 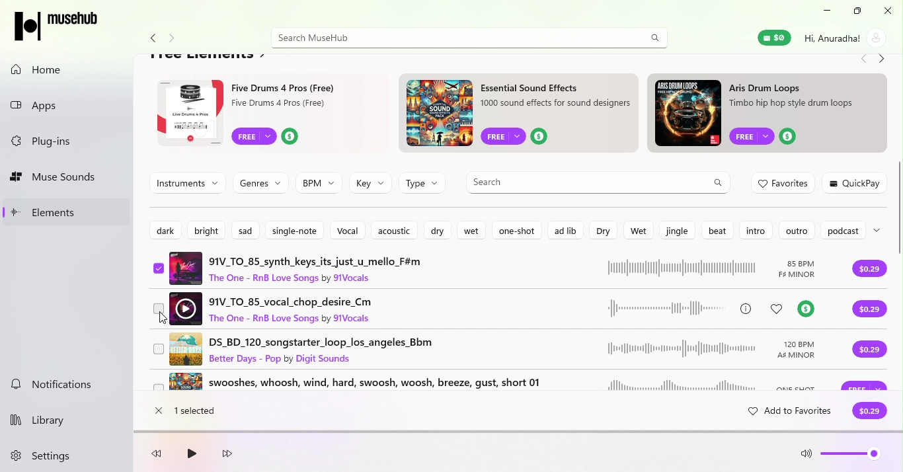 What do you see at coordinates (159, 270) in the screenshot?
I see `Select music` at bounding box center [159, 270].